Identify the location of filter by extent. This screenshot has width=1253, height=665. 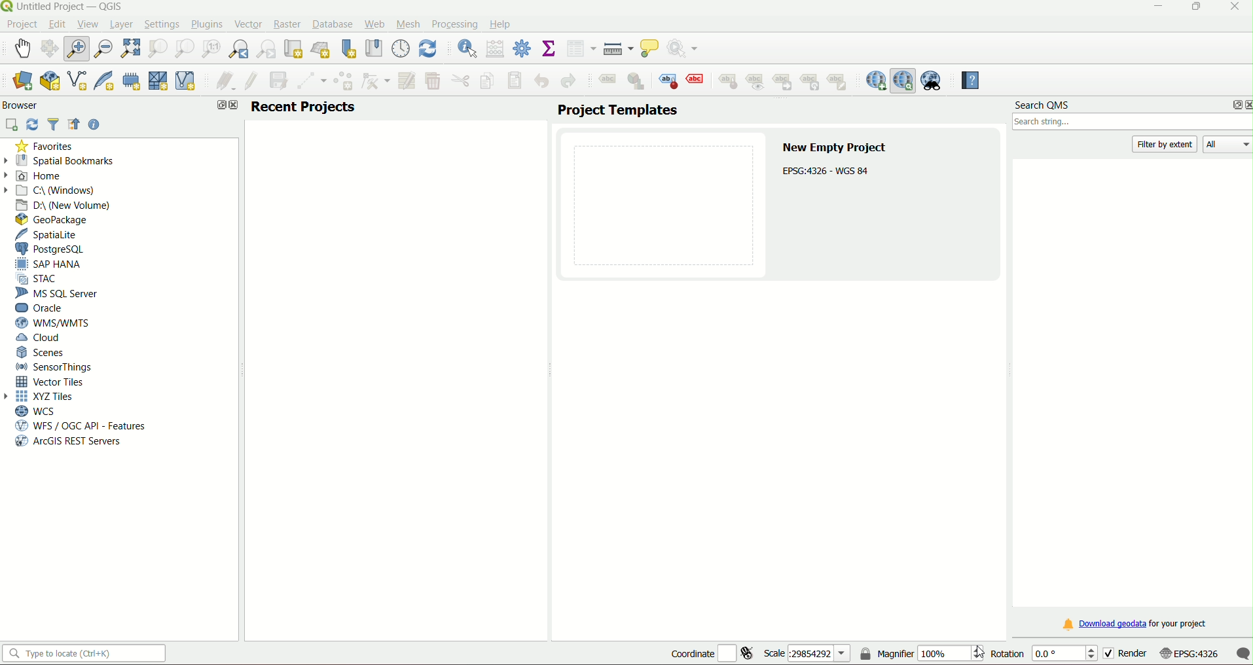
(1166, 144).